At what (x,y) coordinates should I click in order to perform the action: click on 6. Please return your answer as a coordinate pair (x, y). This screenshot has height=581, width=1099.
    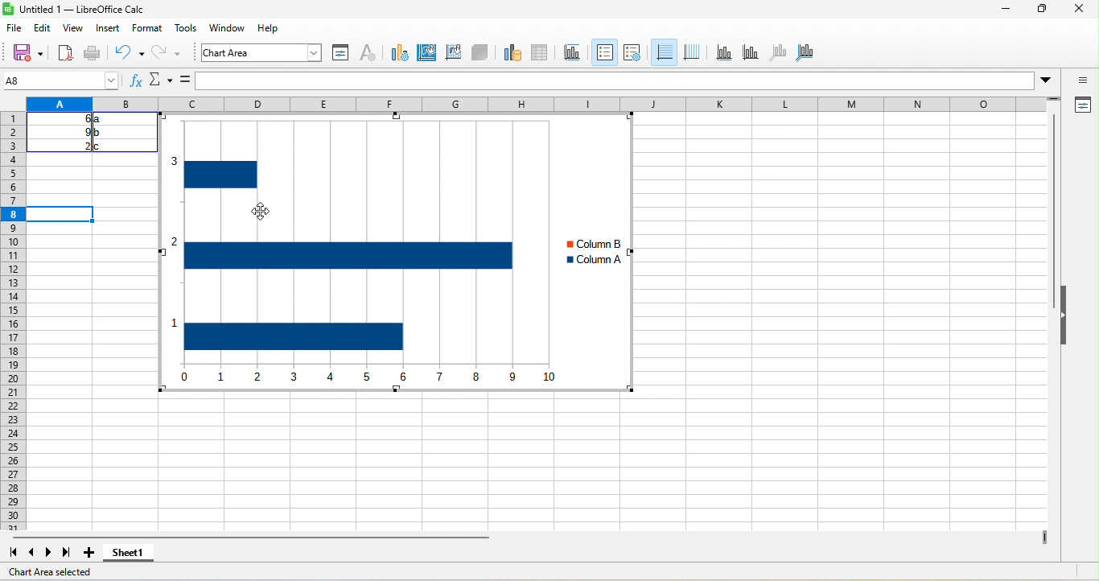
    Looking at the image, I should click on (76, 118).